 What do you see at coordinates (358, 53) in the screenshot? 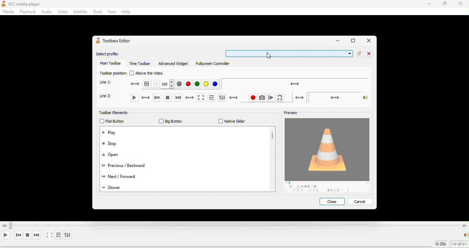
I see `new profile` at bounding box center [358, 53].